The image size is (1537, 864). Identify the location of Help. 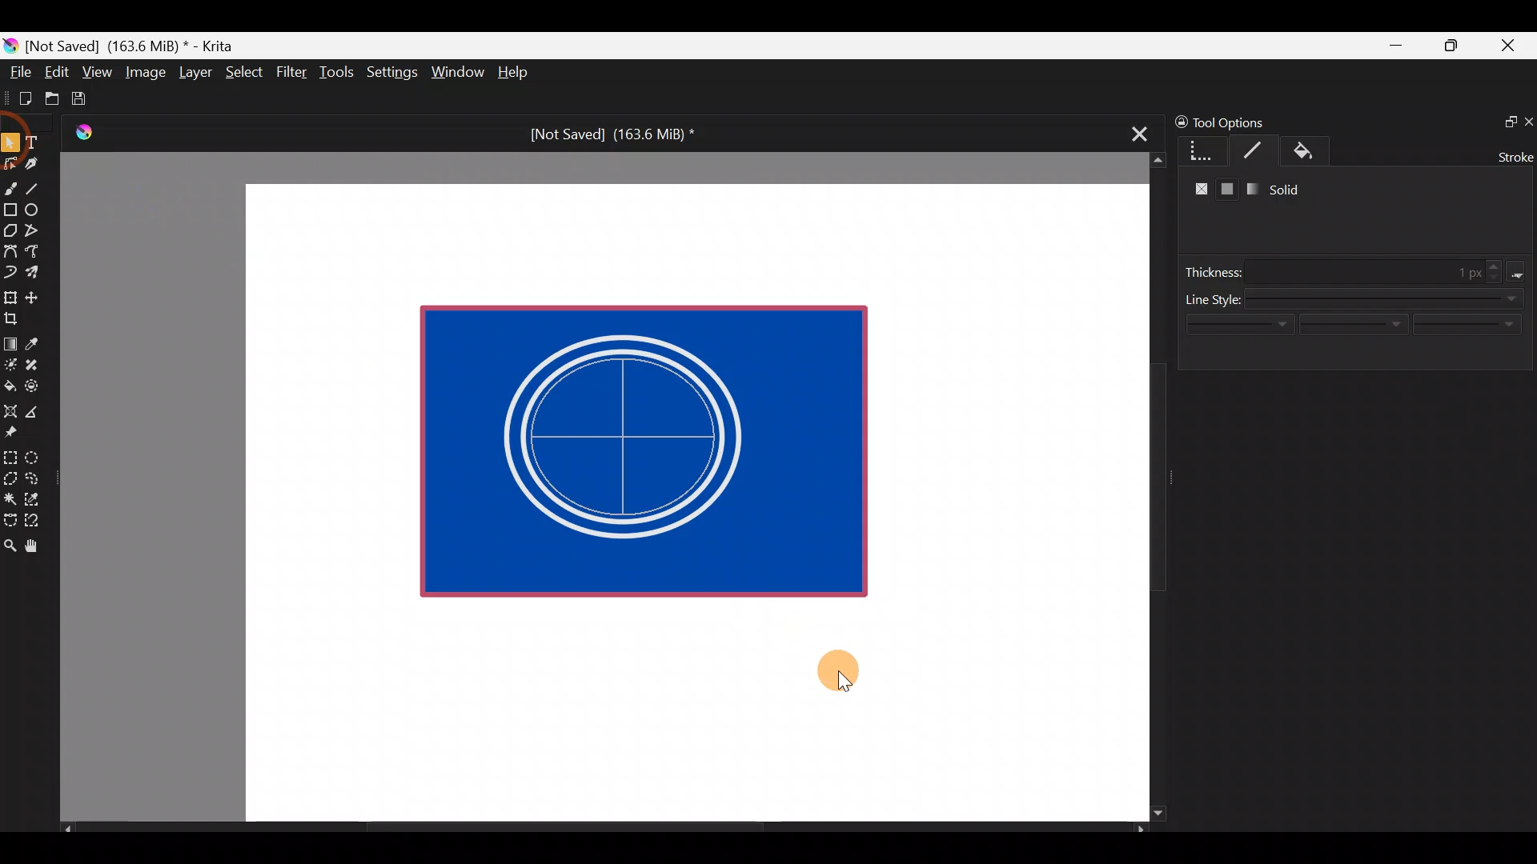
(516, 74).